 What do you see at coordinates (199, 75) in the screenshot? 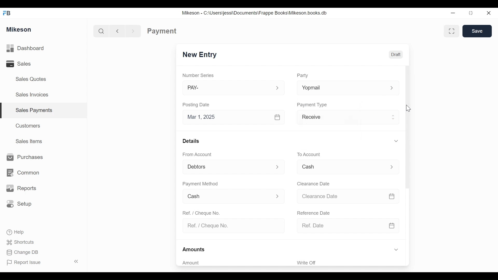
I see `Number Series` at bounding box center [199, 75].